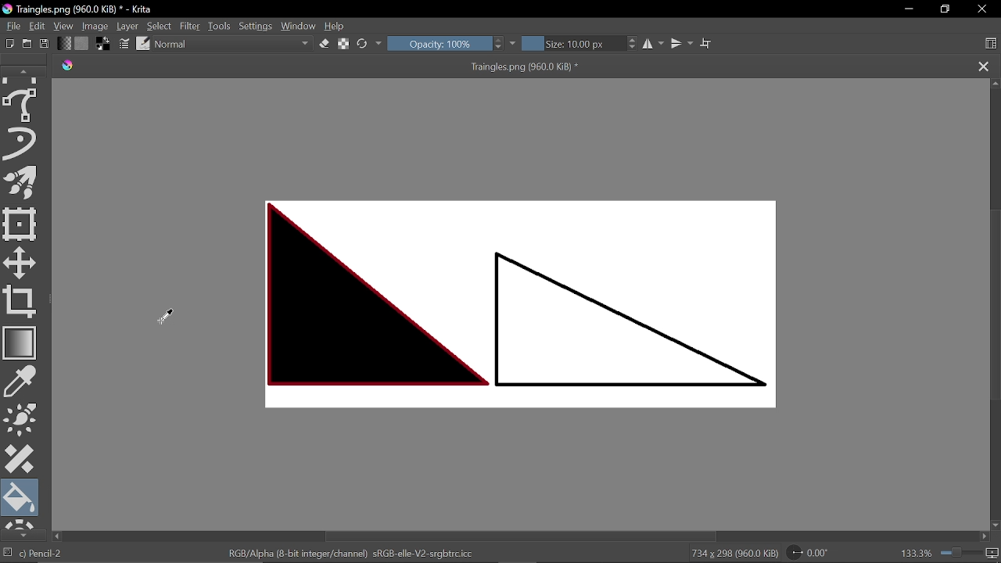 This screenshot has height=563, width=1001. Describe the element at coordinates (22, 263) in the screenshot. I see `Move a layer` at that location.